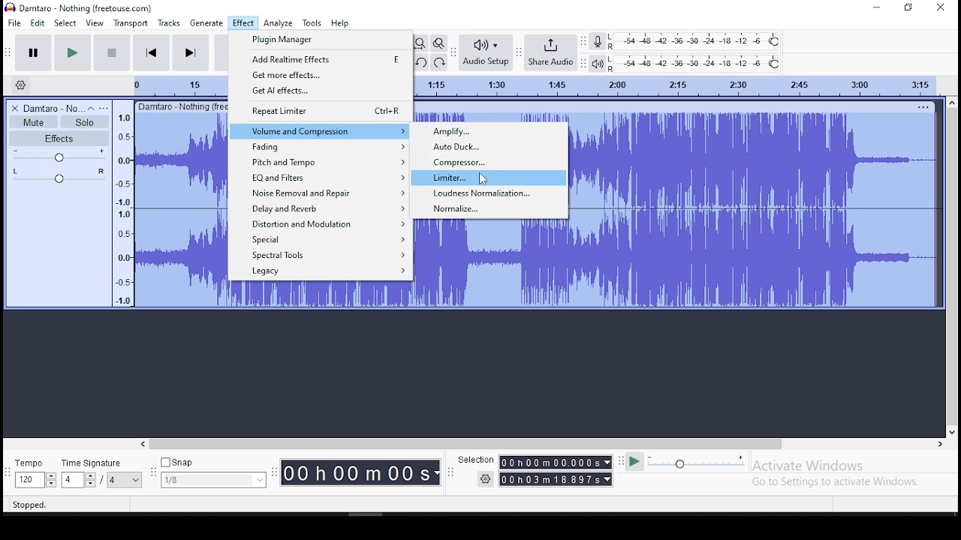 This screenshot has width=961, height=540. I want to click on generate, so click(206, 22).